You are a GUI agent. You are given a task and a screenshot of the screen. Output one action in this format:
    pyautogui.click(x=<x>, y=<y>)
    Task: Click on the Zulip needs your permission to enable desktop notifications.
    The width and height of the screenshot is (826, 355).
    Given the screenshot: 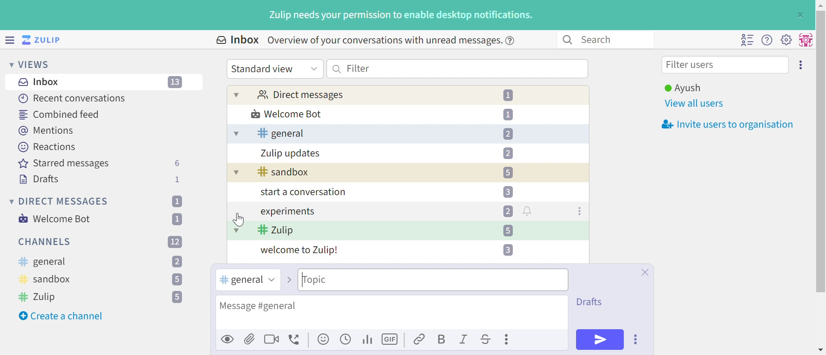 What is the action you would take?
    pyautogui.click(x=401, y=16)
    